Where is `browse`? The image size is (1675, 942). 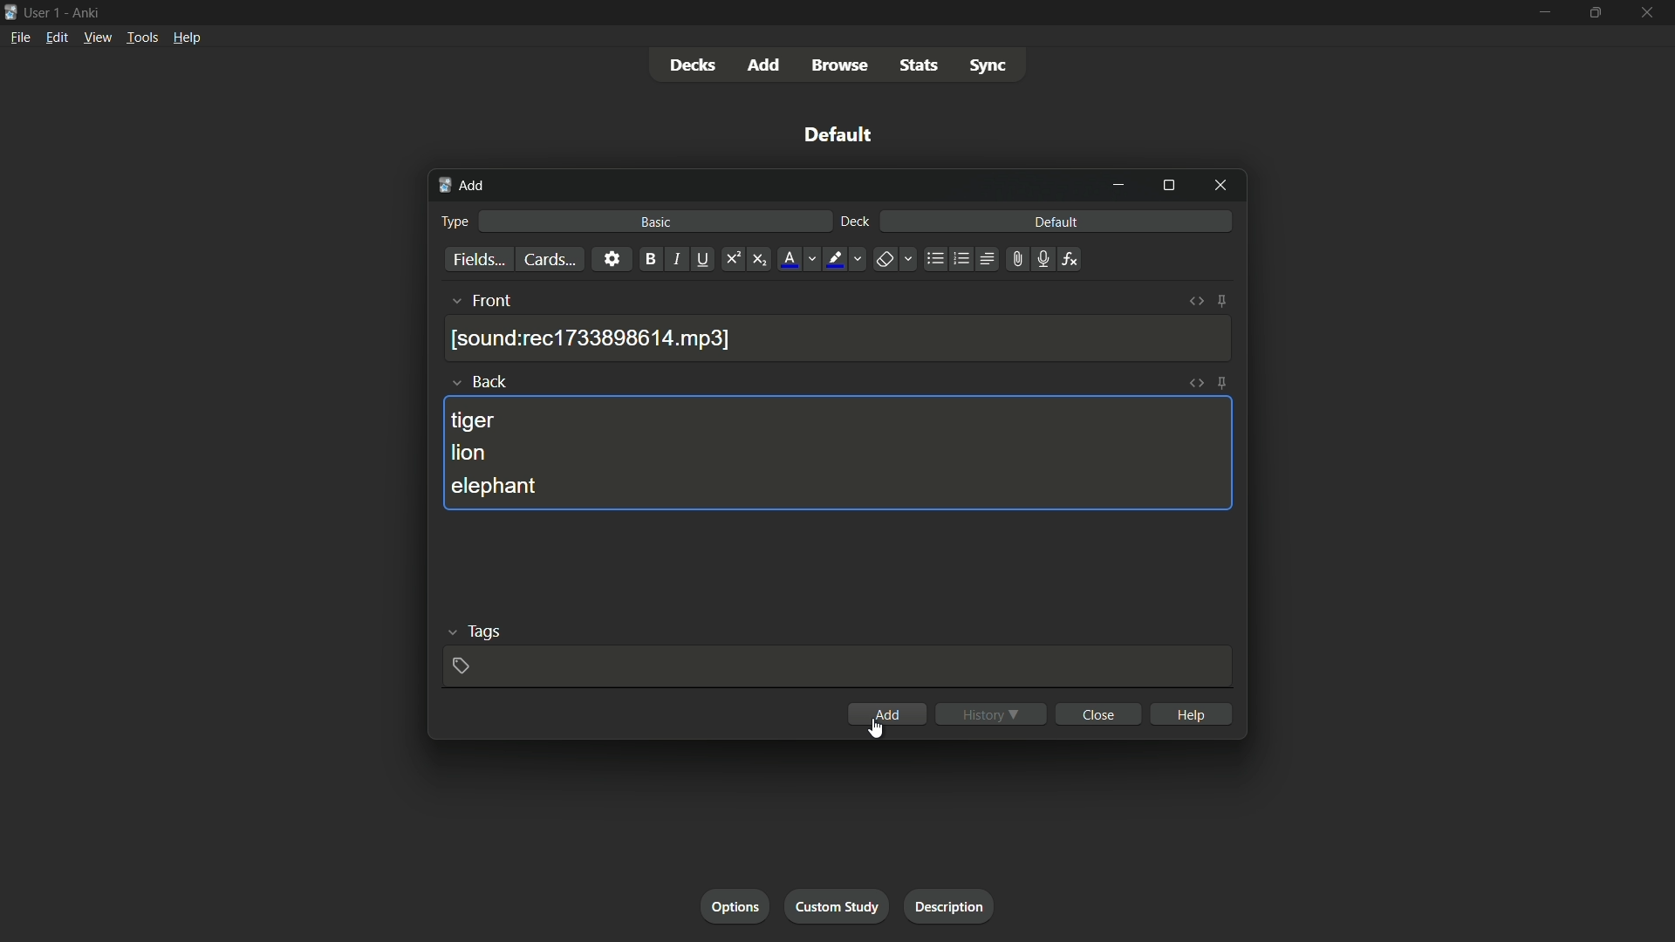 browse is located at coordinates (844, 65).